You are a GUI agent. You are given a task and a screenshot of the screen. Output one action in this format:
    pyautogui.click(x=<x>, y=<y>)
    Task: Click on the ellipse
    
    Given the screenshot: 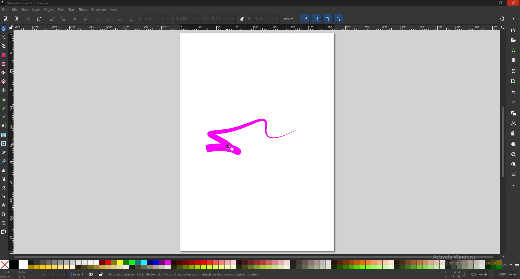 What is the action you would take?
    pyautogui.click(x=4, y=64)
    